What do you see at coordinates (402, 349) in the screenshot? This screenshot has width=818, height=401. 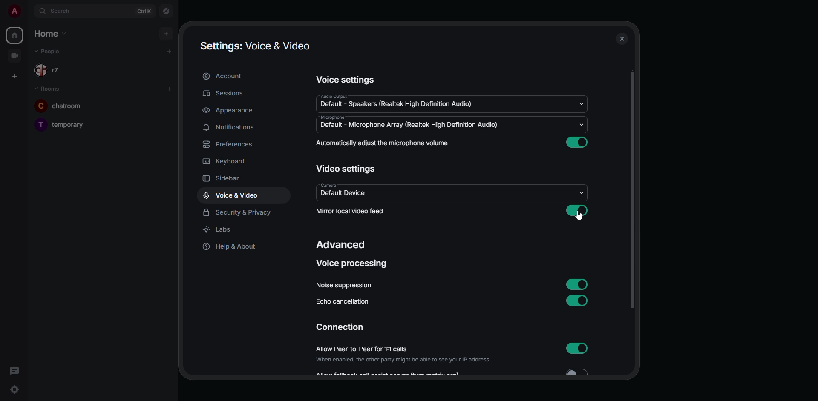 I see `allow peer-to-peer for 1:1 calls` at bounding box center [402, 349].